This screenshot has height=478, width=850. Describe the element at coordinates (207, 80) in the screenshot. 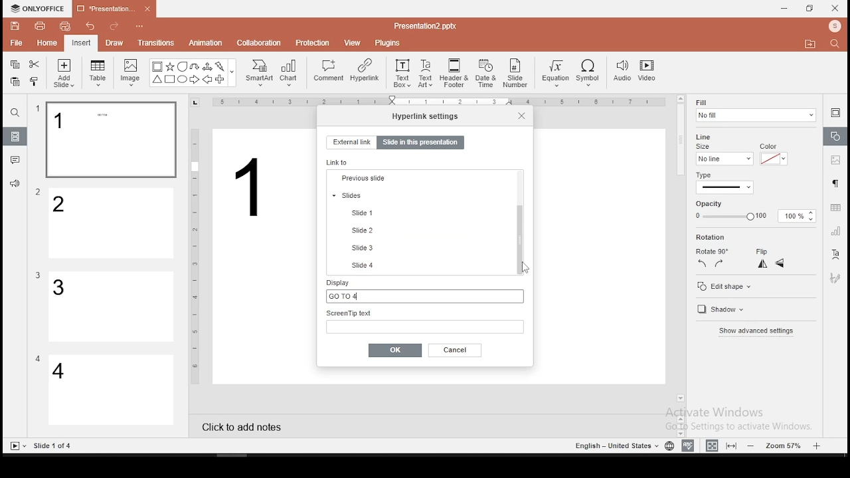

I see `Arrow Left` at that location.